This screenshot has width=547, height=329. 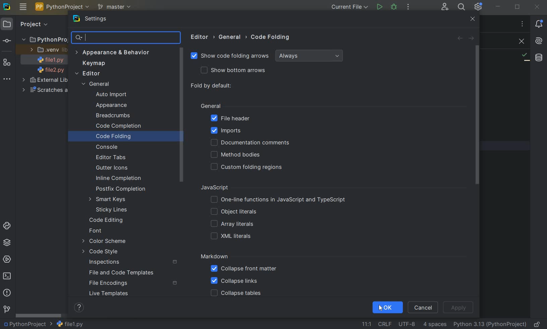 I want to click on HELP, so click(x=80, y=307).